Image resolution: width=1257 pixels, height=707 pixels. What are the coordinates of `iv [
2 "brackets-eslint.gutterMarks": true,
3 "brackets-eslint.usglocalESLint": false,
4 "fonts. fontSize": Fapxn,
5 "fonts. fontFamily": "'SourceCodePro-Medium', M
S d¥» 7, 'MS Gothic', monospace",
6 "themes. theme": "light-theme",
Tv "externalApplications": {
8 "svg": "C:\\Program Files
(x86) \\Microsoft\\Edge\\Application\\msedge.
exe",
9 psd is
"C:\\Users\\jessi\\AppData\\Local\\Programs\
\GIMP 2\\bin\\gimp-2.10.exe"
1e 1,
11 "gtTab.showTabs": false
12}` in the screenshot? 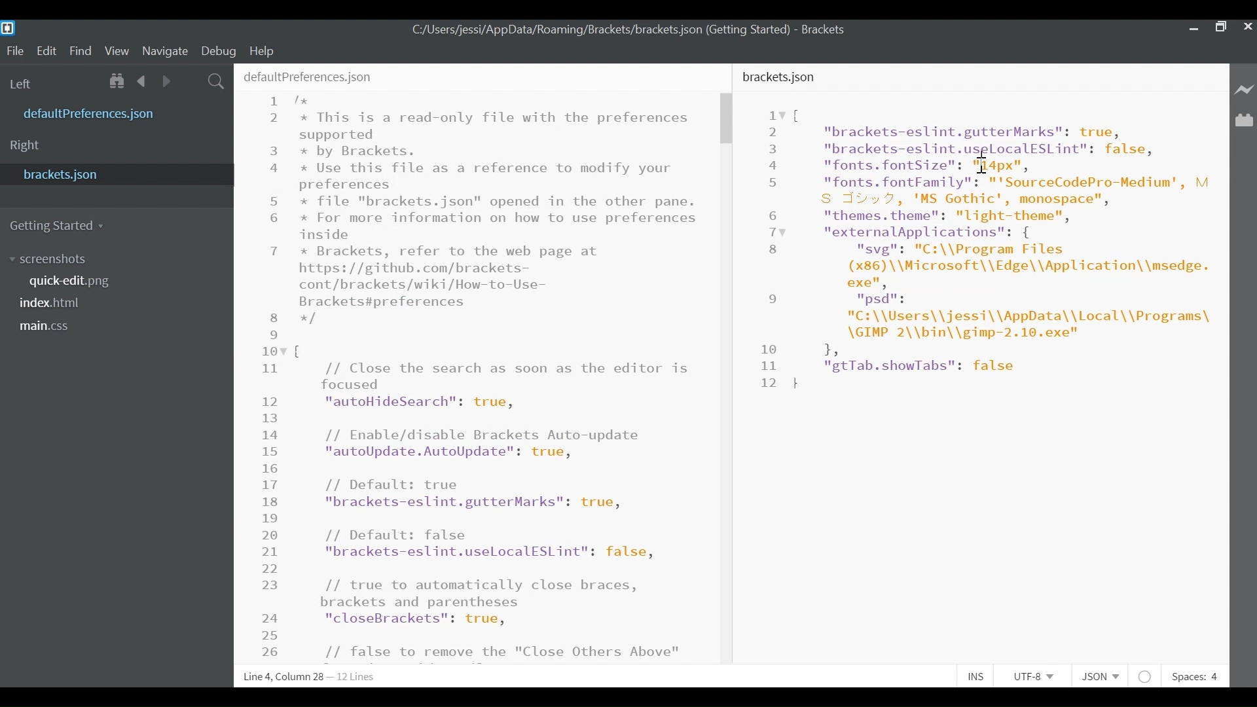 It's located at (983, 268).